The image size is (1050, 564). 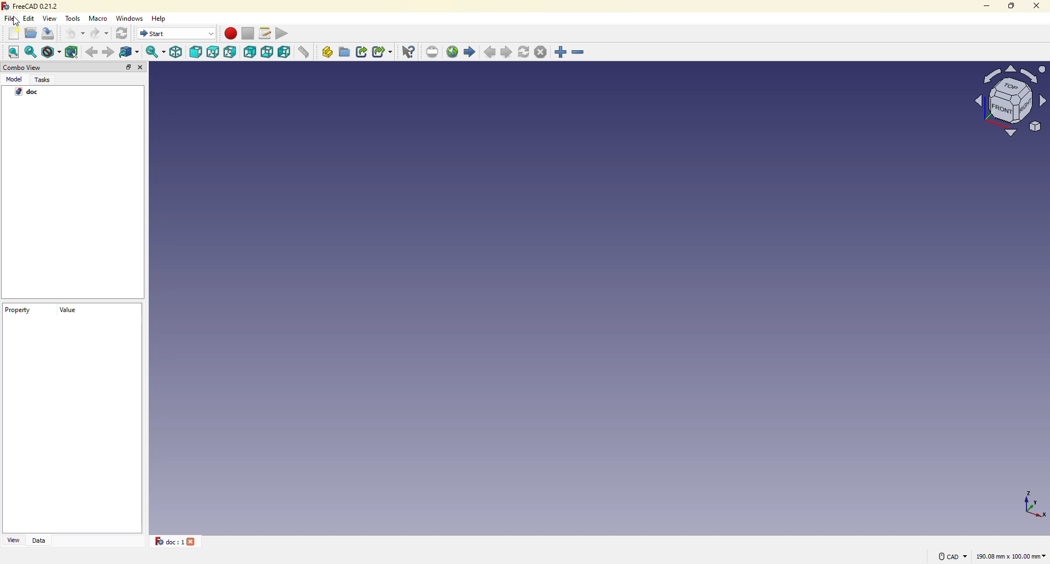 What do you see at coordinates (22, 68) in the screenshot?
I see `combo view` at bounding box center [22, 68].